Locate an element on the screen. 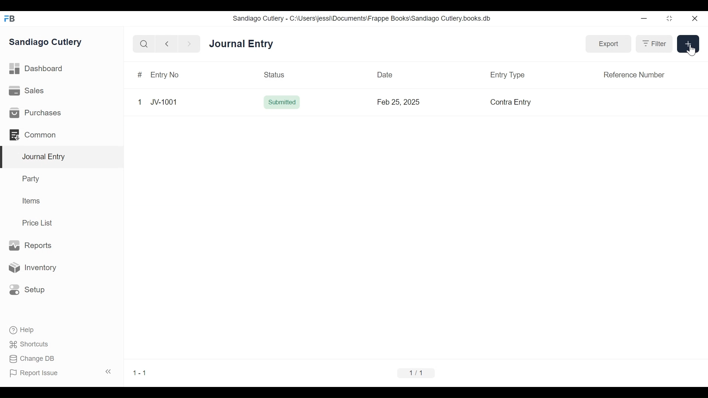  Reports is located at coordinates (29, 245).